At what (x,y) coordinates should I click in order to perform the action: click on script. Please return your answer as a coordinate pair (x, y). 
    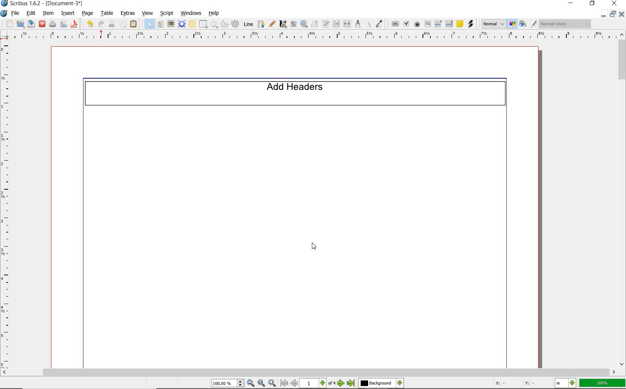
    Looking at the image, I should click on (166, 14).